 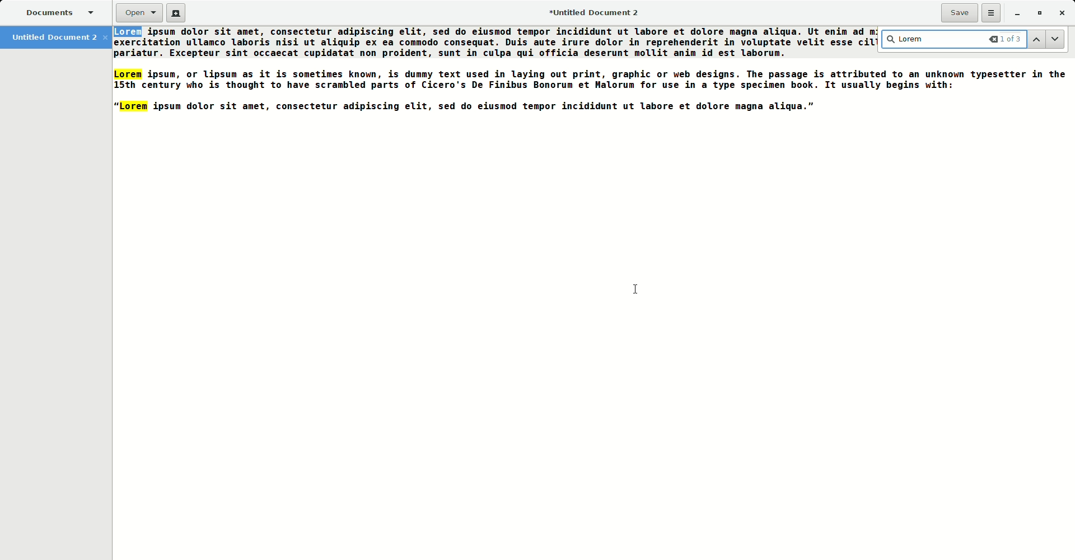 I want to click on Lorem, so click(x=907, y=38).